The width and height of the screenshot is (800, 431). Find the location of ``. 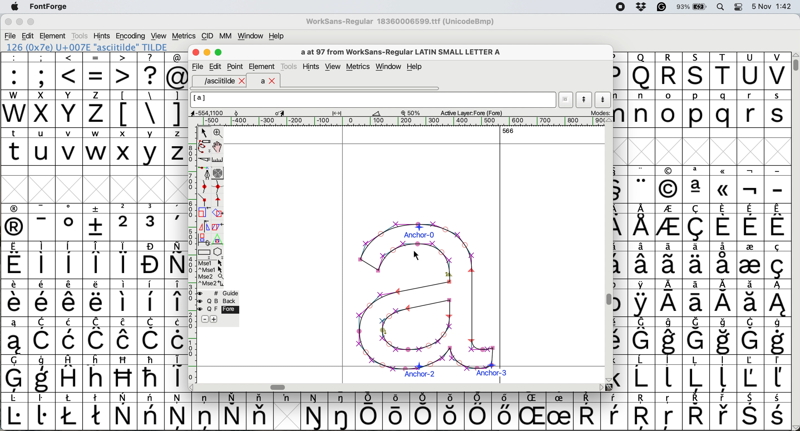

 is located at coordinates (724, 184).